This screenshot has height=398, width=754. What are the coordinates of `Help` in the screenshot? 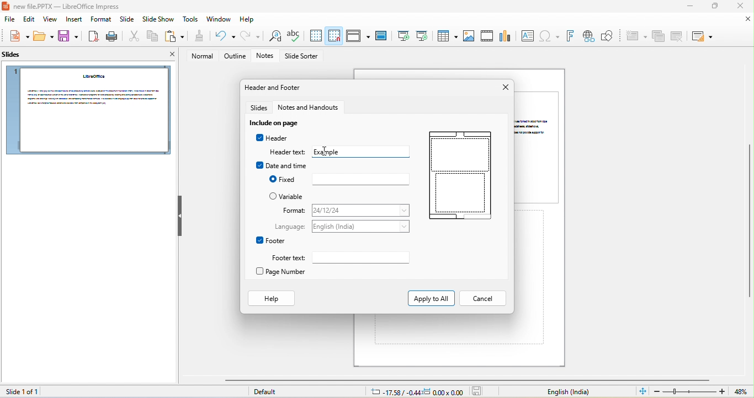 It's located at (271, 298).